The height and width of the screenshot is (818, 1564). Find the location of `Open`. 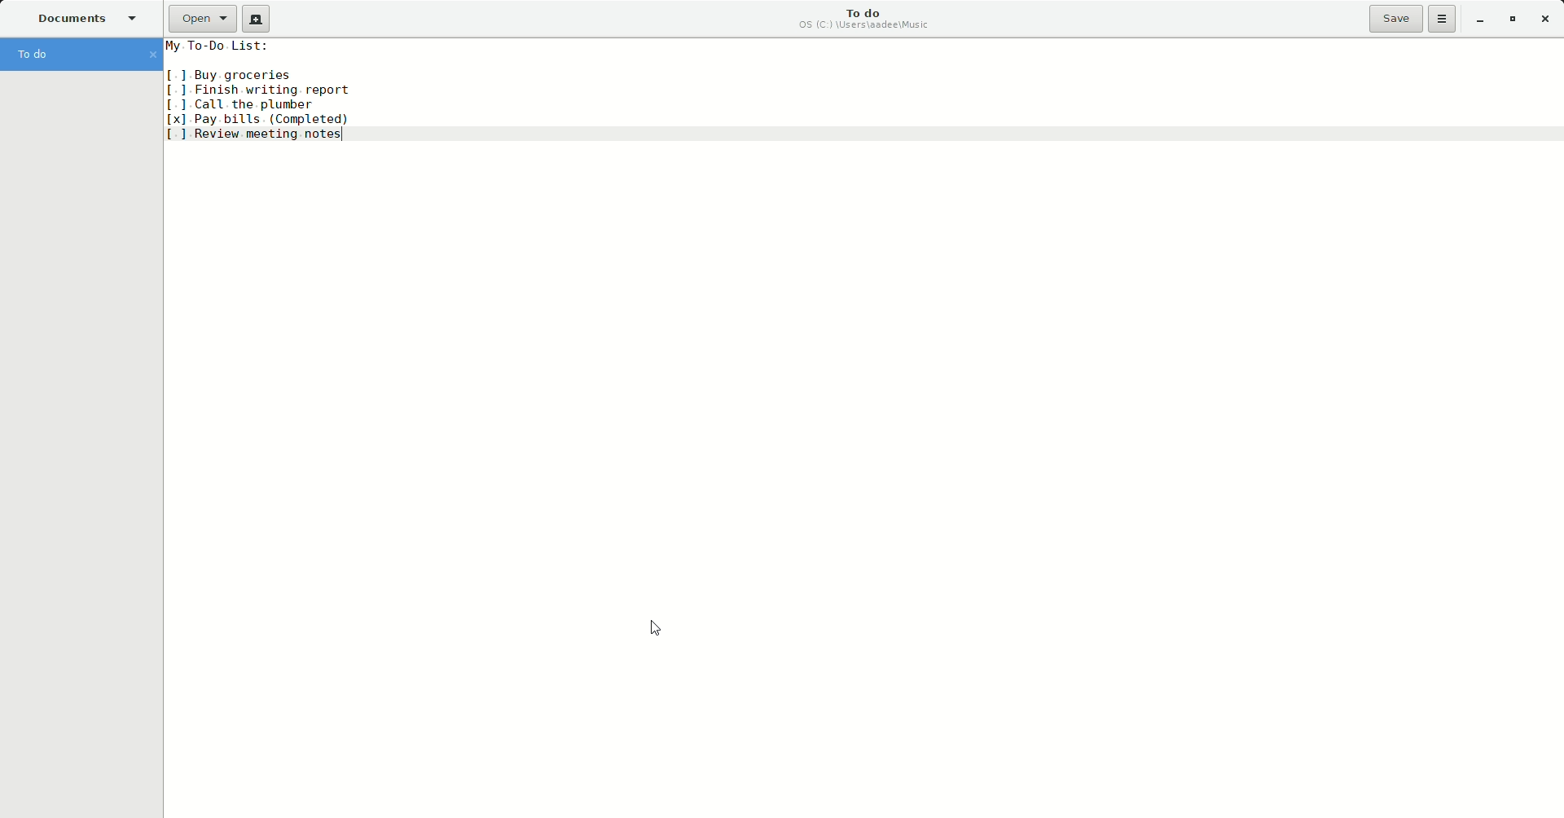

Open is located at coordinates (200, 16).